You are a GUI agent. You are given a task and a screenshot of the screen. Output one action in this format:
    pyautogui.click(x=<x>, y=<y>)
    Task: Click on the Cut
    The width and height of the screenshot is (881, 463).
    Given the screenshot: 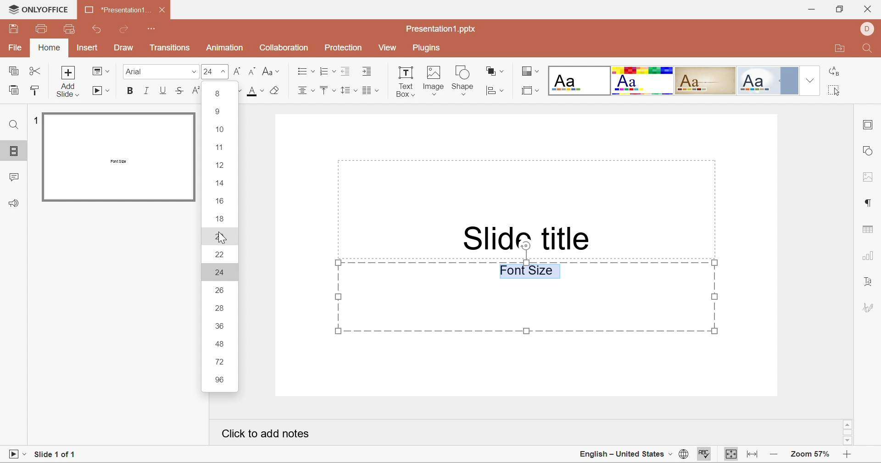 What is the action you would take?
    pyautogui.click(x=36, y=72)
    